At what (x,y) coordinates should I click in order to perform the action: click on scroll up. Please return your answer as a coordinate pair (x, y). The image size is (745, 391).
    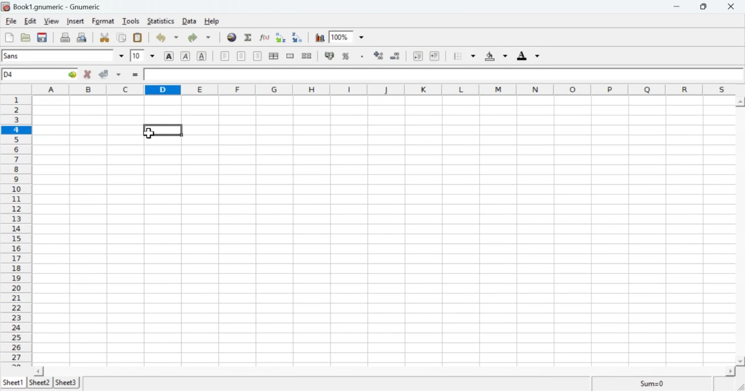
    Looking at the image, I should click on (740, 101).